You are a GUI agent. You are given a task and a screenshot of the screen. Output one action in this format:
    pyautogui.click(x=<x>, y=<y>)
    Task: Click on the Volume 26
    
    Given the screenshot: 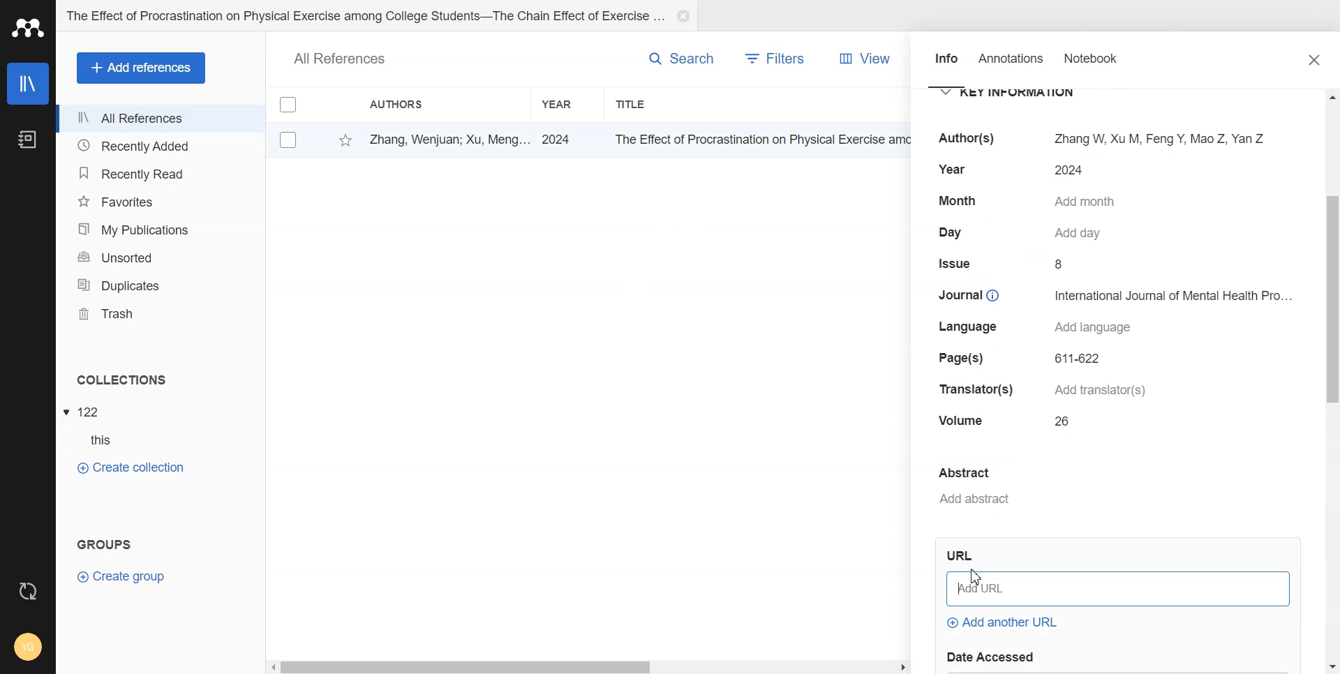 What is the action you would take?
    pyautogui.click(x=1009, y=421)
    